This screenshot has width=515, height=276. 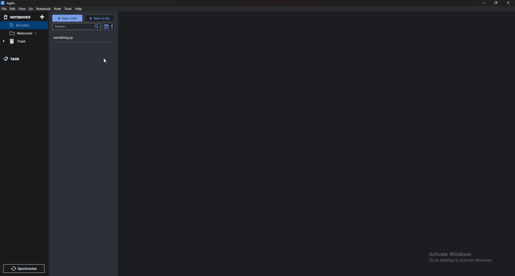 What do you see at coordinates (23, 25) in the screenshot?
I see `All notes` at bounding box center [23, 25].